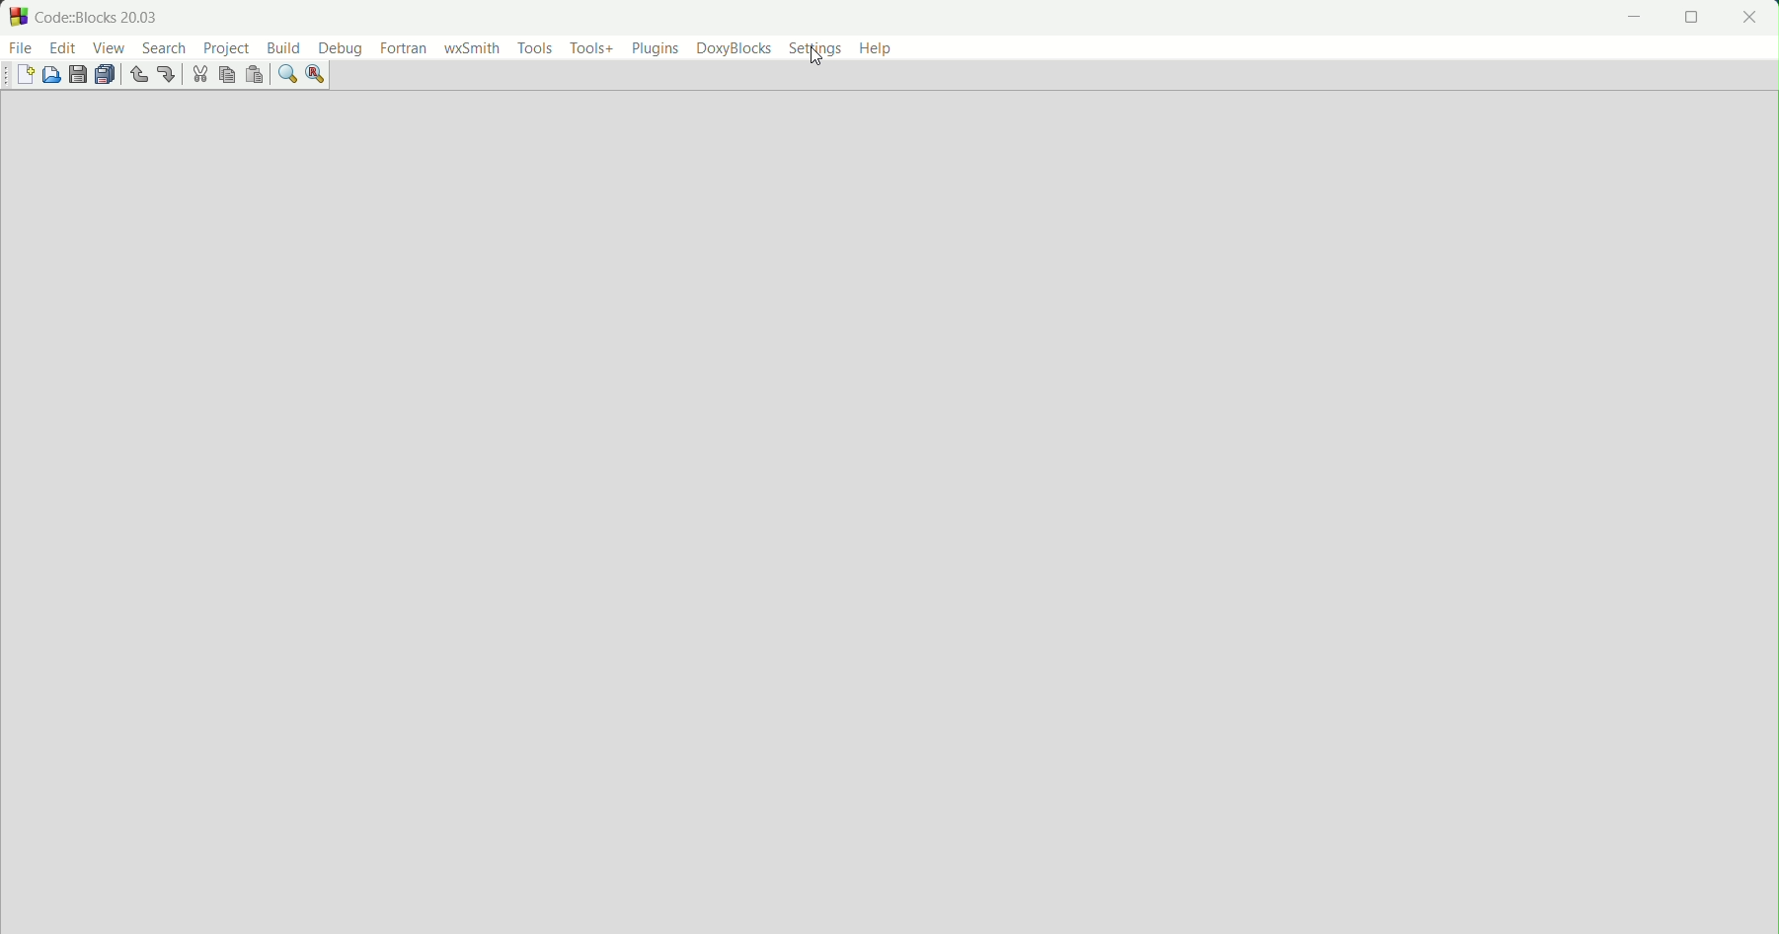  Describe the element at coordinates (342, 50) in the screenshot. I see `debug` at that location.